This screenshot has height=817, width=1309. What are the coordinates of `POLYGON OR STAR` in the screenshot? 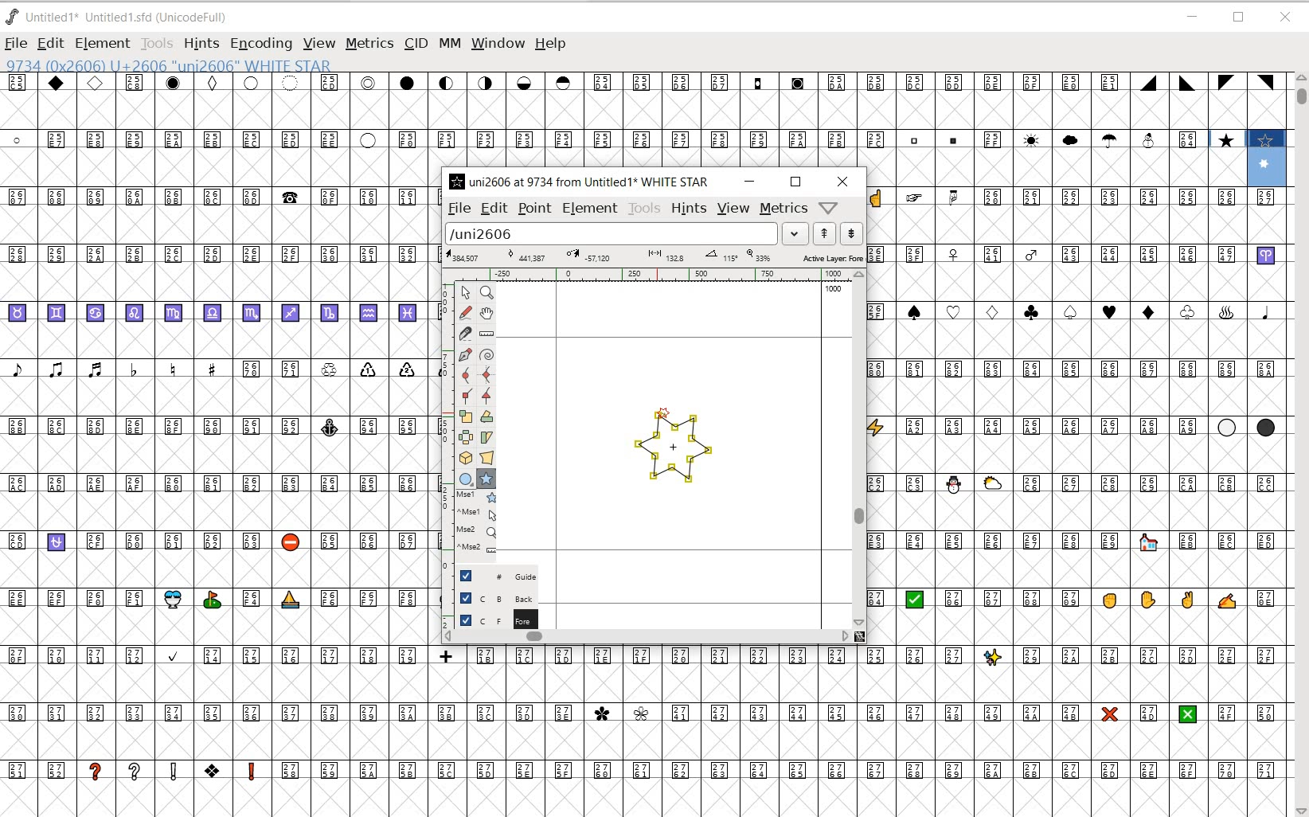 It's located at (486, 479).